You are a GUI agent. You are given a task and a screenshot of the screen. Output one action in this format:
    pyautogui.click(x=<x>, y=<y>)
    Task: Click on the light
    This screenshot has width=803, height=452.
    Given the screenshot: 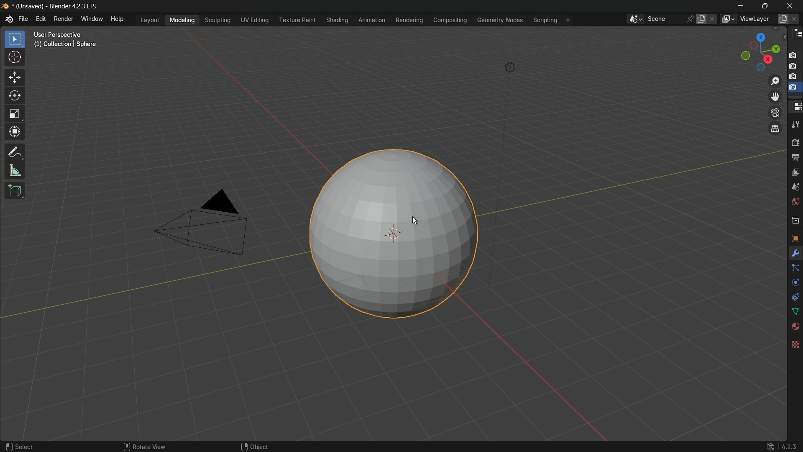 What is the action you would take?
    pyautogui.click(x=516, y=67)
    